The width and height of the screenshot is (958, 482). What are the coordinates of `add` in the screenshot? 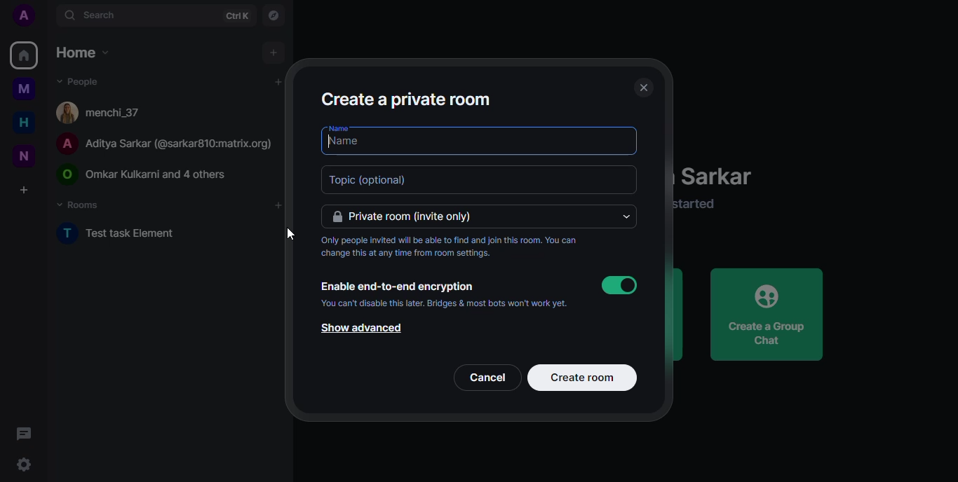 It's located at (274, 51).